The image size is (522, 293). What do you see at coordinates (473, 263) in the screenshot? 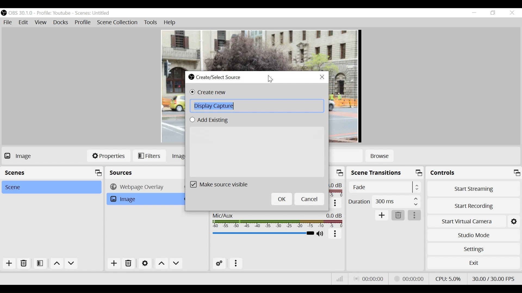
I see `Exit` at bounding box center [473, 263].